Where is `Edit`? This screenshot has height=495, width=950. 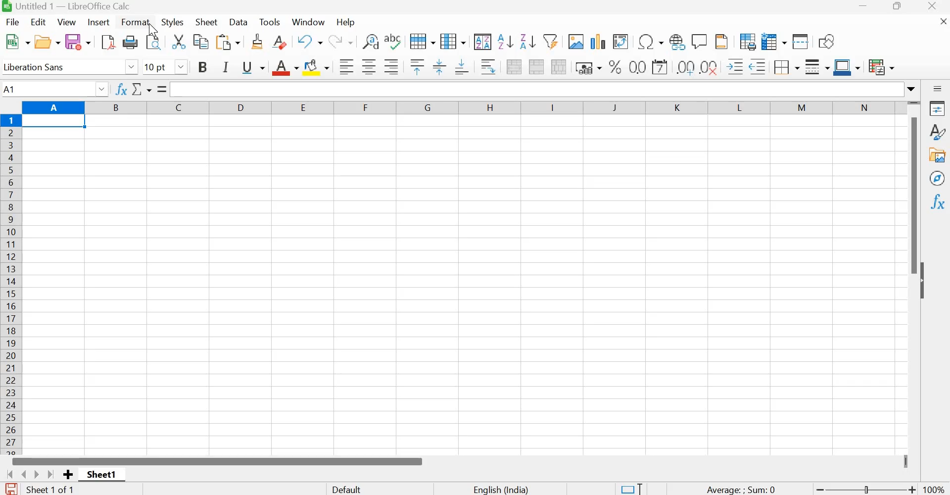
Edit is located at coordinates (39, 21).